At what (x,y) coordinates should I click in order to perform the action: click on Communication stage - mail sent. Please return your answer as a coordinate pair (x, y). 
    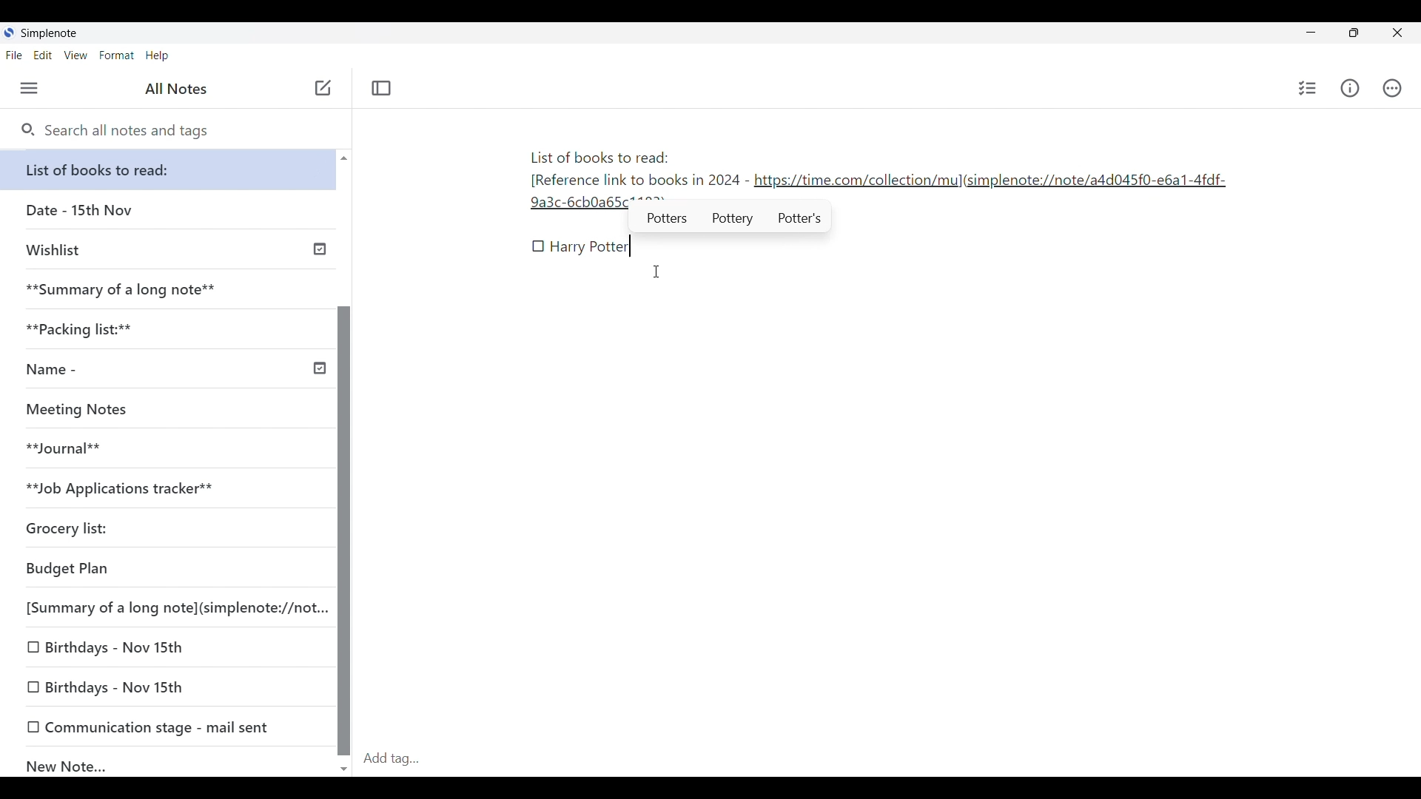
    Looking at the image, I should click on (169, 726).